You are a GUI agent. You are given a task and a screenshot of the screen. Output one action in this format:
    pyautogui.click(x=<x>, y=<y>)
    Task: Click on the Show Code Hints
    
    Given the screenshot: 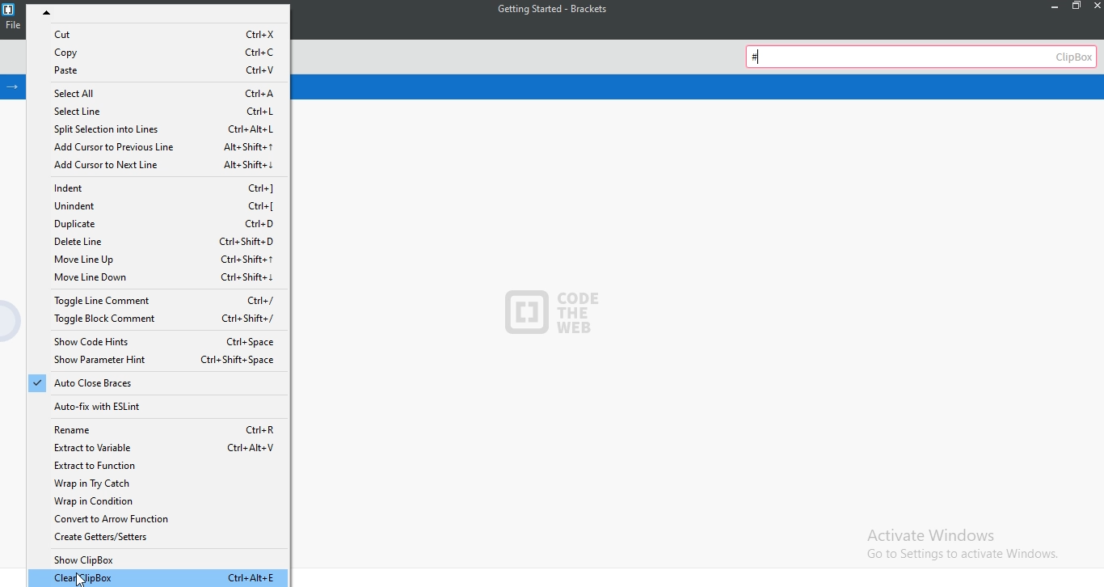 What is the action you would take?
    pyautogui.click(x=158, y=340)
    